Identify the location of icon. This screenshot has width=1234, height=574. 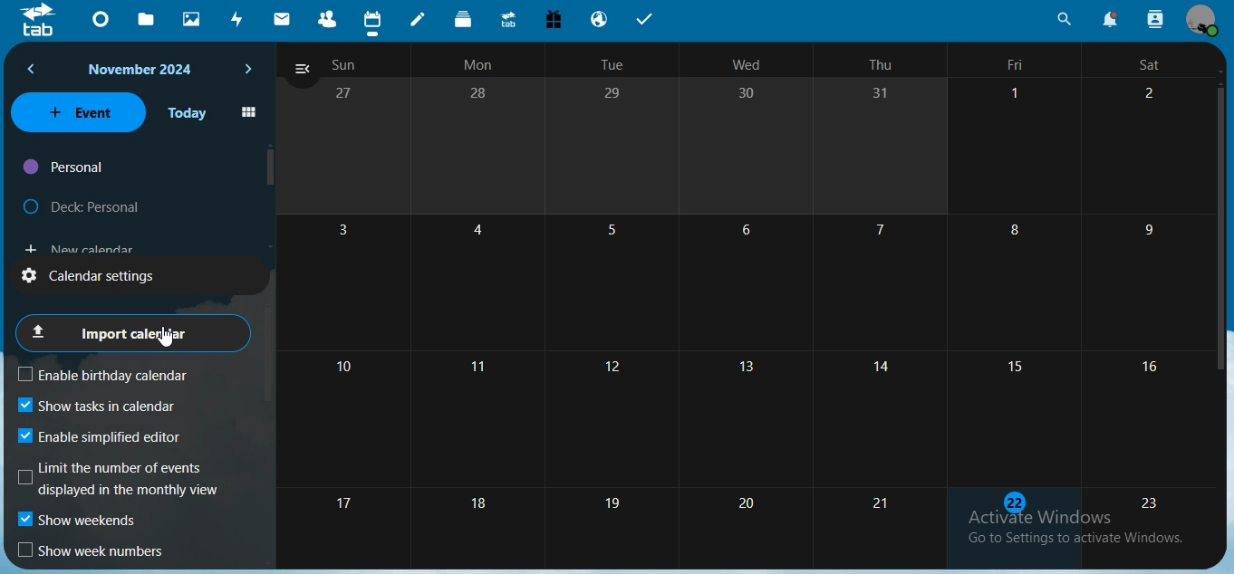
(39, 24).